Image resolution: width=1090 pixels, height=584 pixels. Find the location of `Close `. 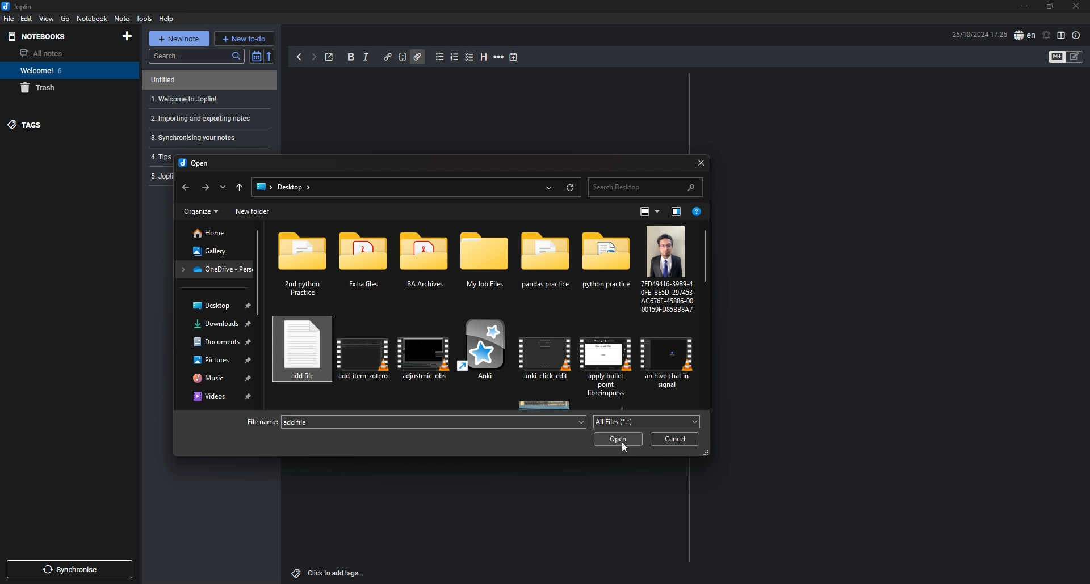

Close  is located at coordinates (698, 160).